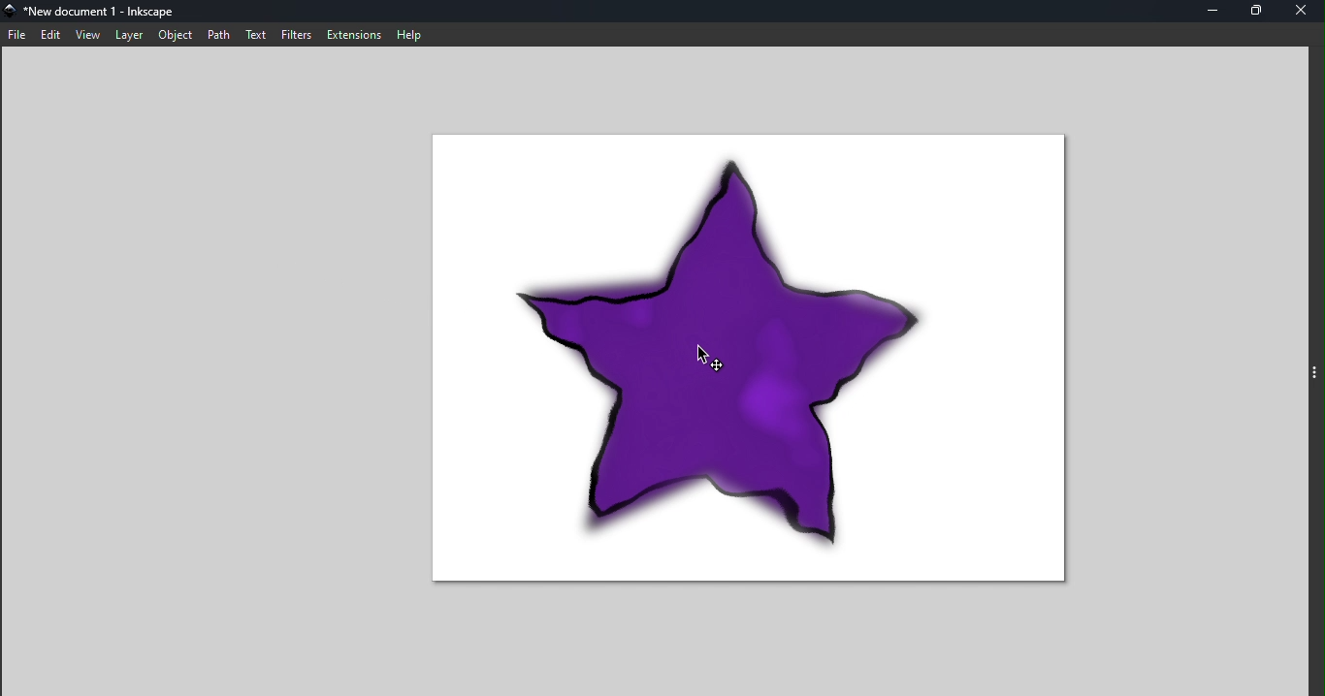 Image resolution: width=1325 pixels, height=696 pixels. What do you see at coordinates (1316, 376) in the screenshot?
I see `toggle command panel` at bounding box center [1316, 376].